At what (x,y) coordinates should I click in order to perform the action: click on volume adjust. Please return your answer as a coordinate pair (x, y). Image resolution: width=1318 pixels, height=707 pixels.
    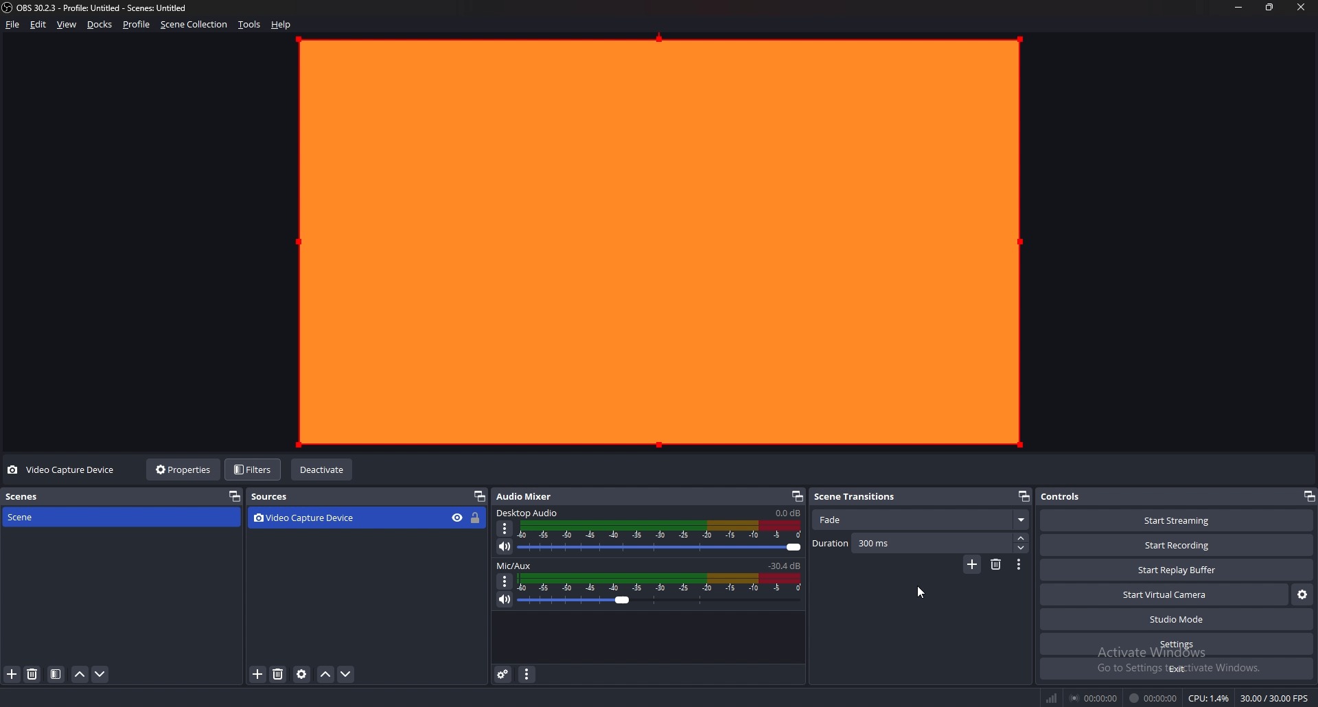
    Looking at the image, I should click on (660, 590).